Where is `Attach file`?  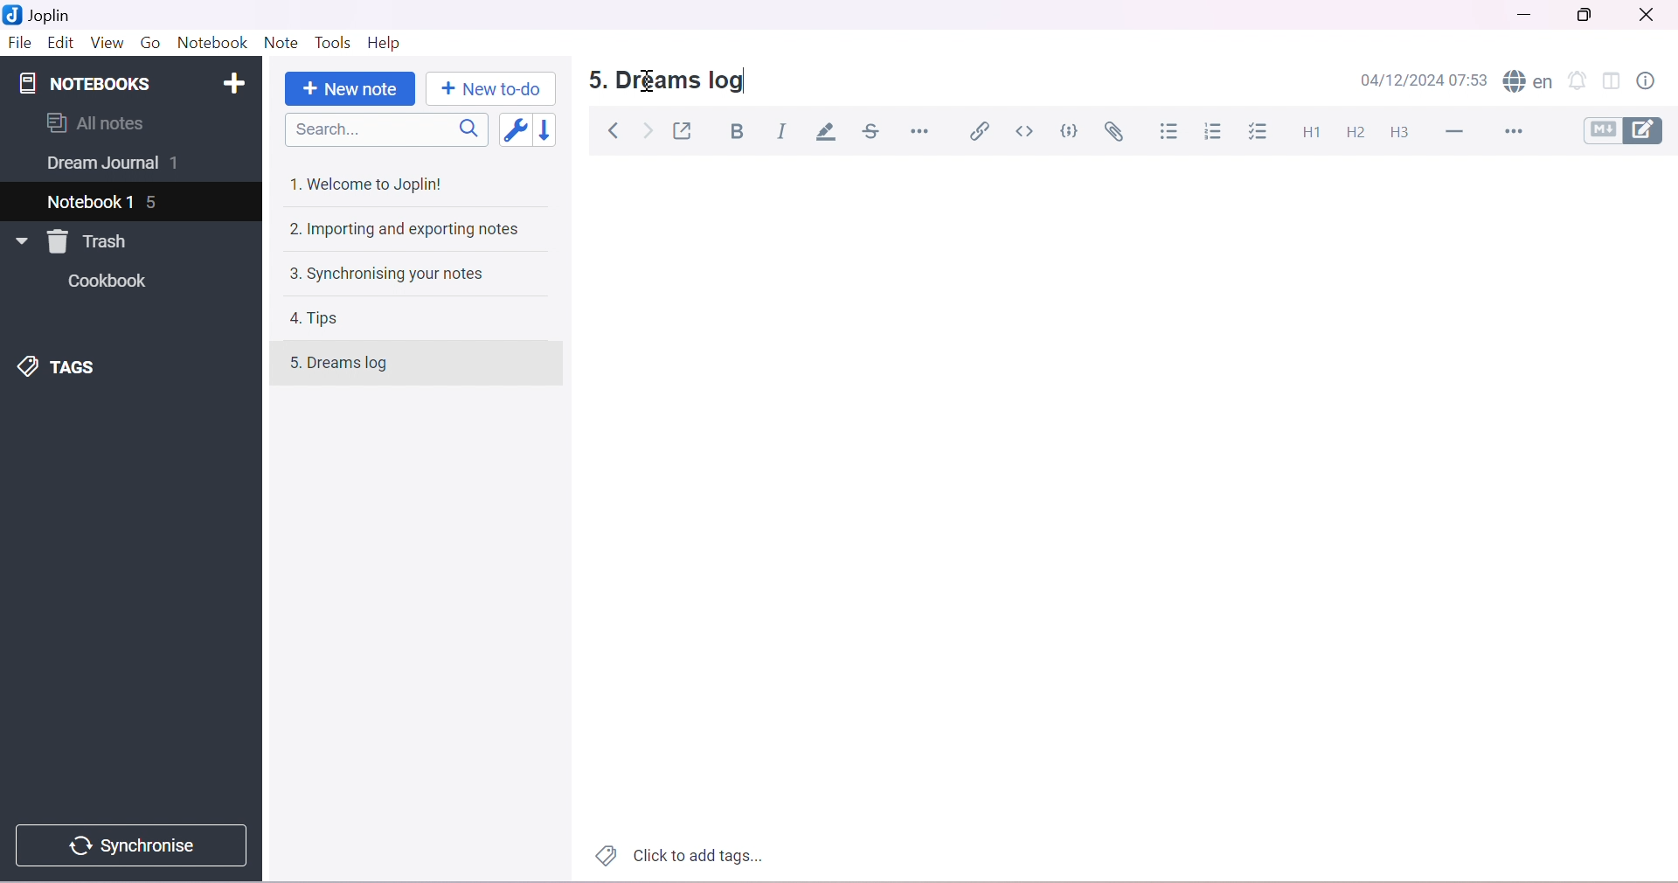
Attach file is located at coordinates (1118, 134).